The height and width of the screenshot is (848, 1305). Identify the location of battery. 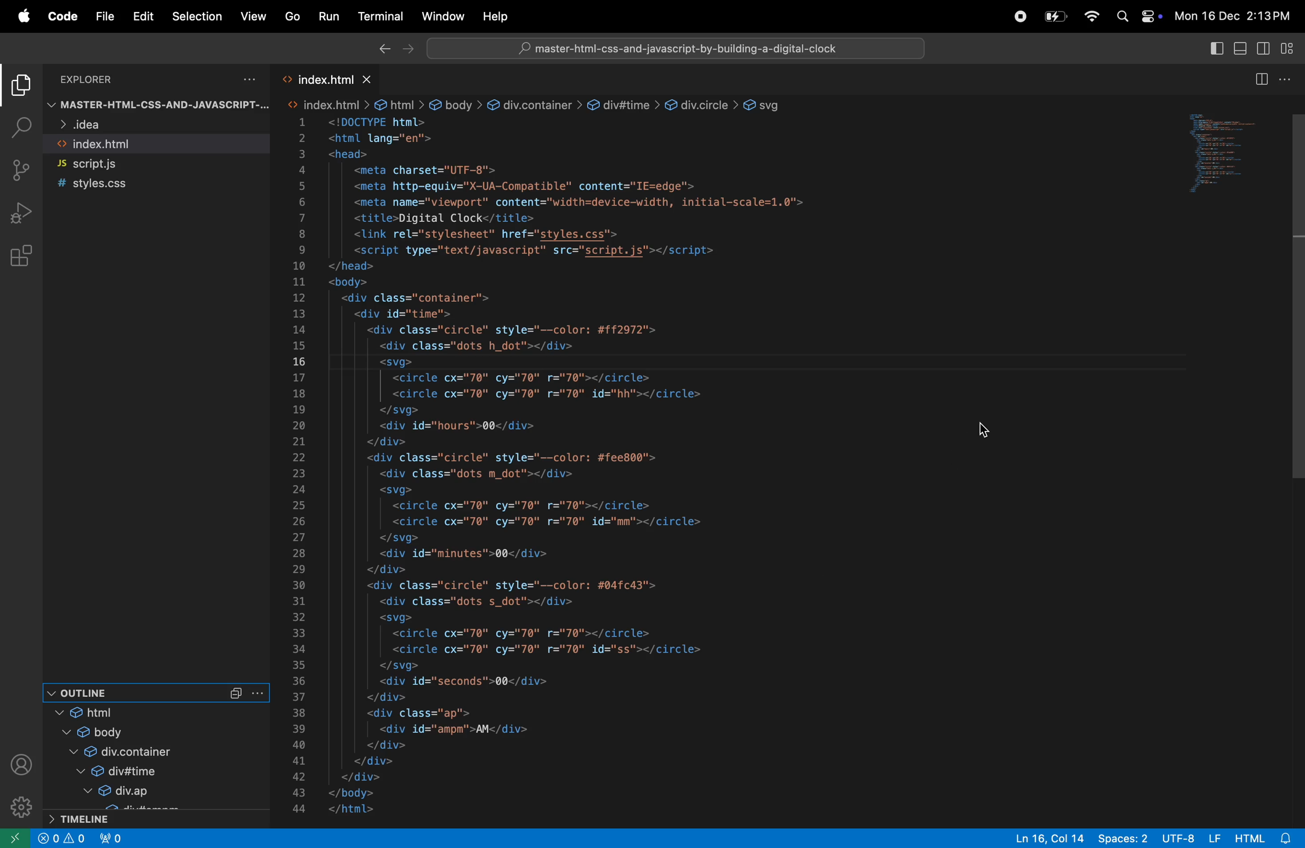
(1055, 16).